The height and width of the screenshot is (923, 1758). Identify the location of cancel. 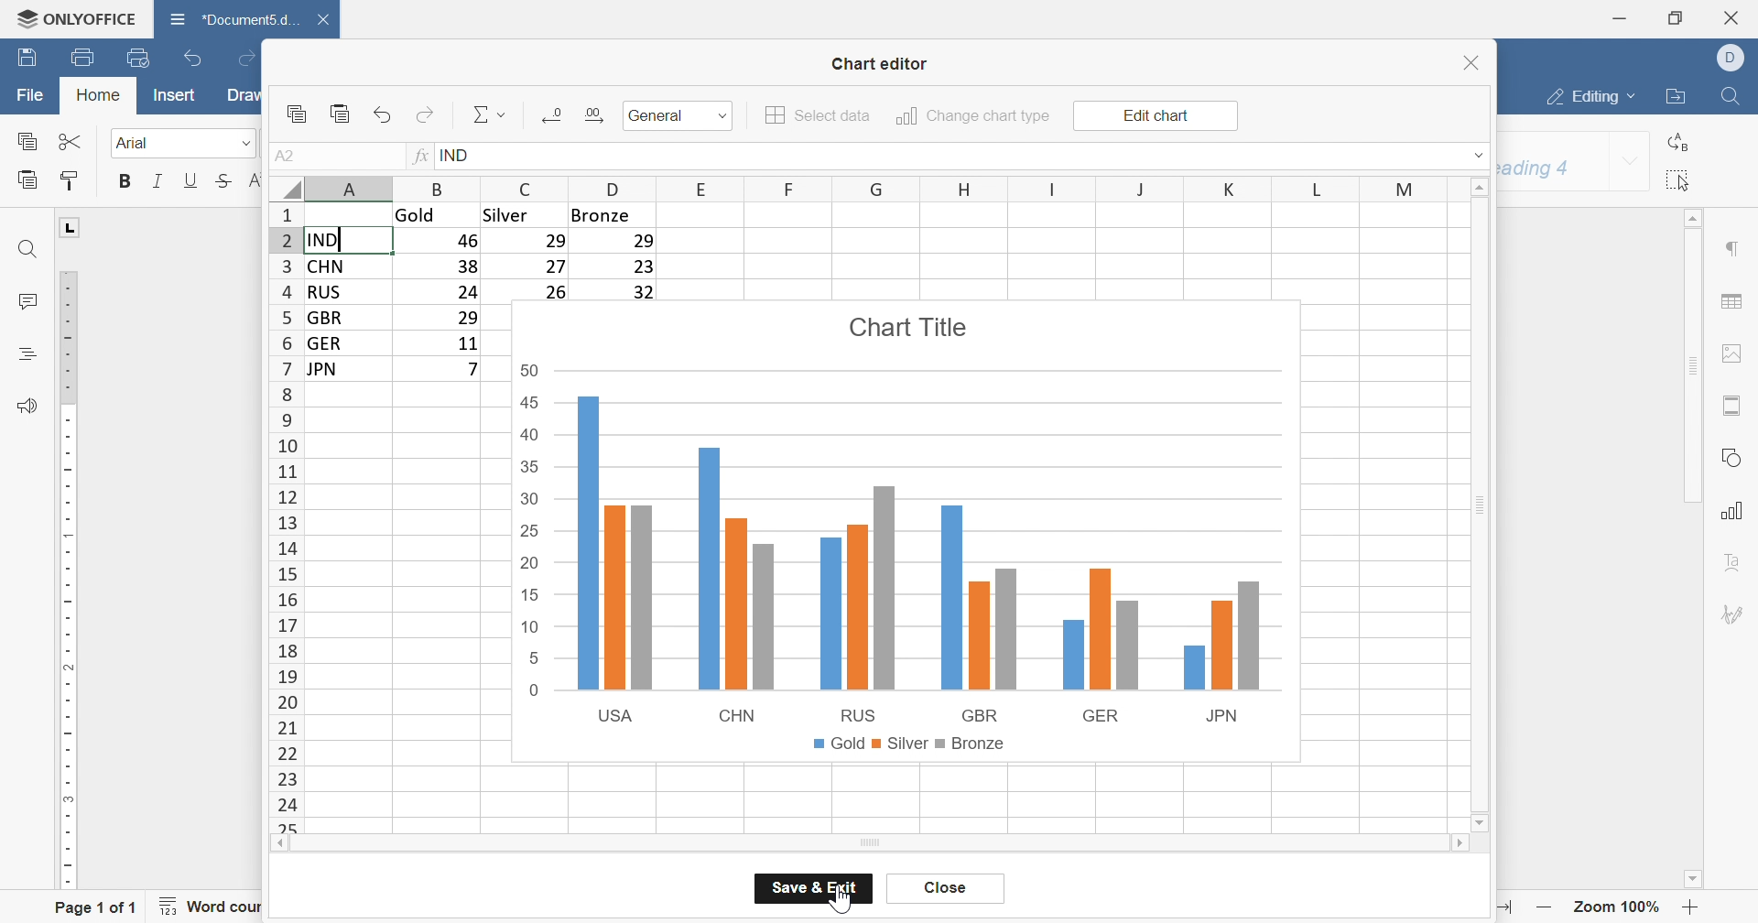
(945, 889).